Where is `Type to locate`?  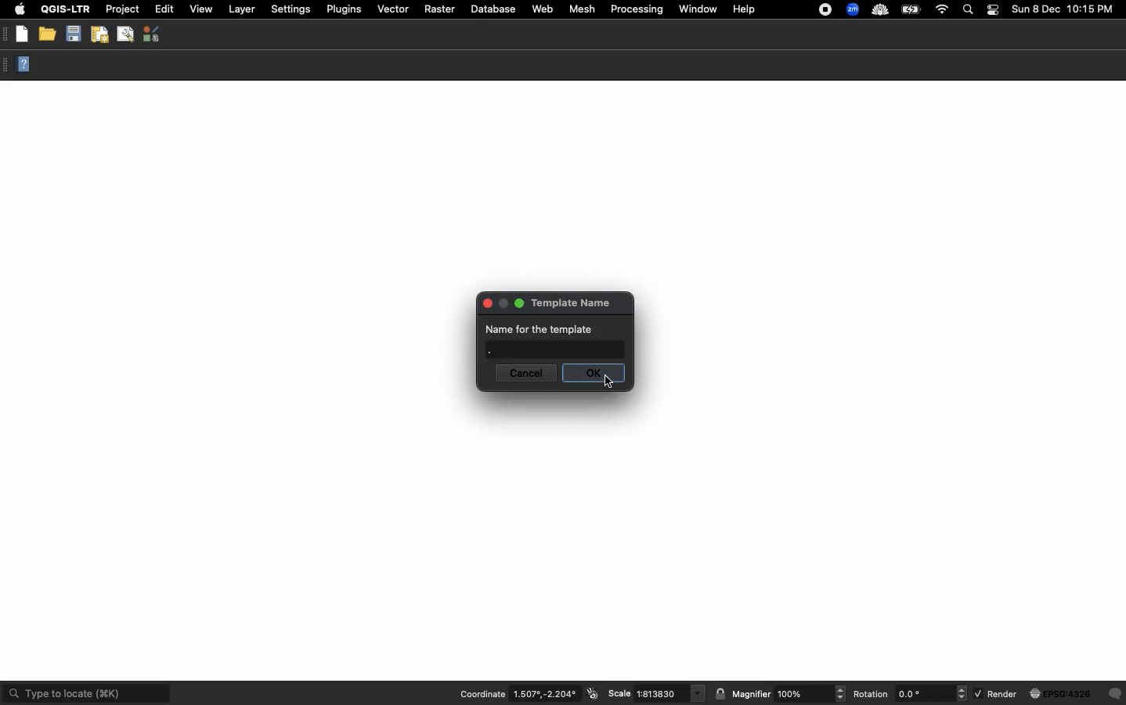
Type to locate is located at coordinates (86, 692).